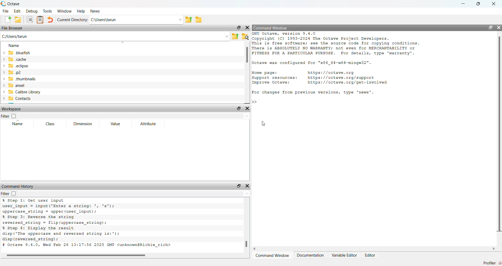 This screenshot has width=502, height=266. Describe the element at coordinates (253, 101) in the screenshot. I see `prompt cursor` at that location.